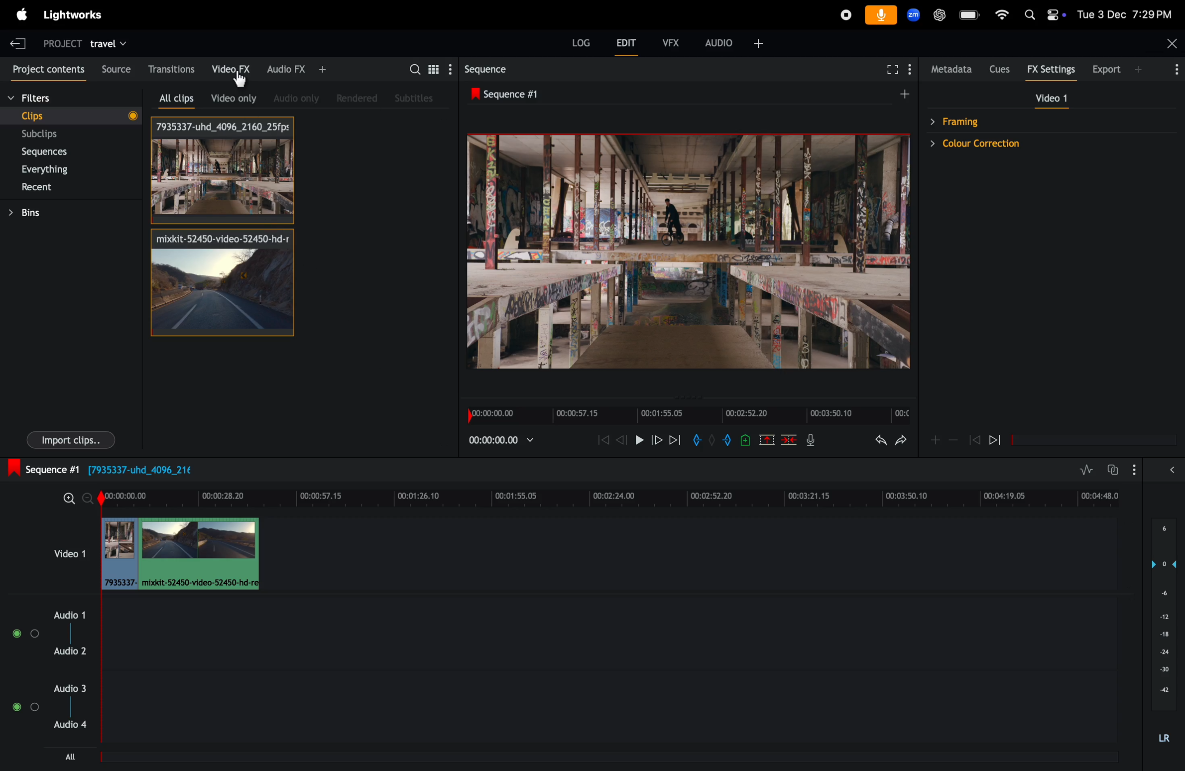 This screenshot has width=1185, height=771. What do you see at coordinates (1122, 466) in the screenshot?
I see `toggle auto track sync` at bounding box center [1122, 466].